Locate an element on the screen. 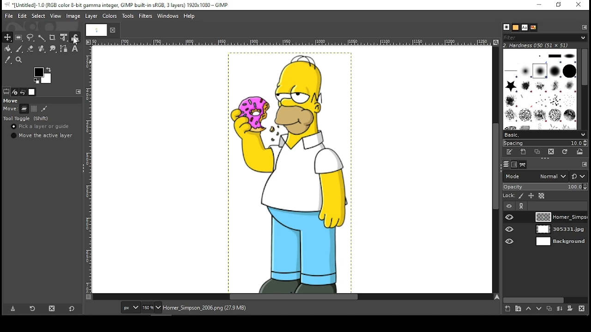 The image size is (591, 332). move is located at coordinates (11, 109).